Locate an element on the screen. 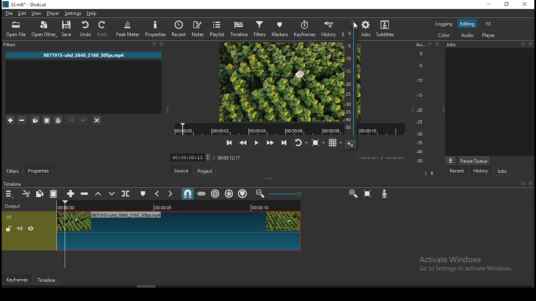  undo is located at coordinates (87, 28).